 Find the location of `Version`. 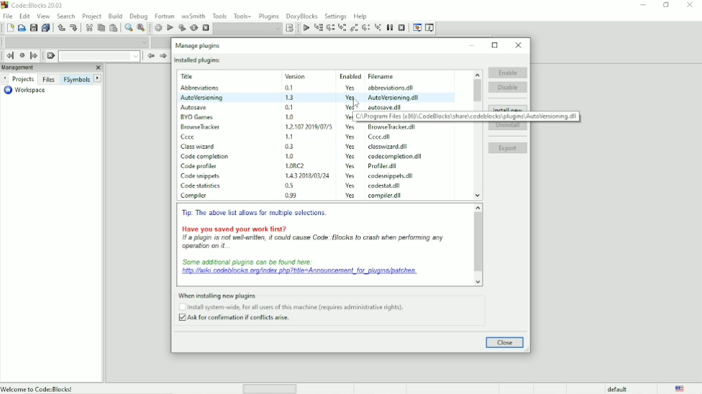

Version is located at coordinates (297, 76).